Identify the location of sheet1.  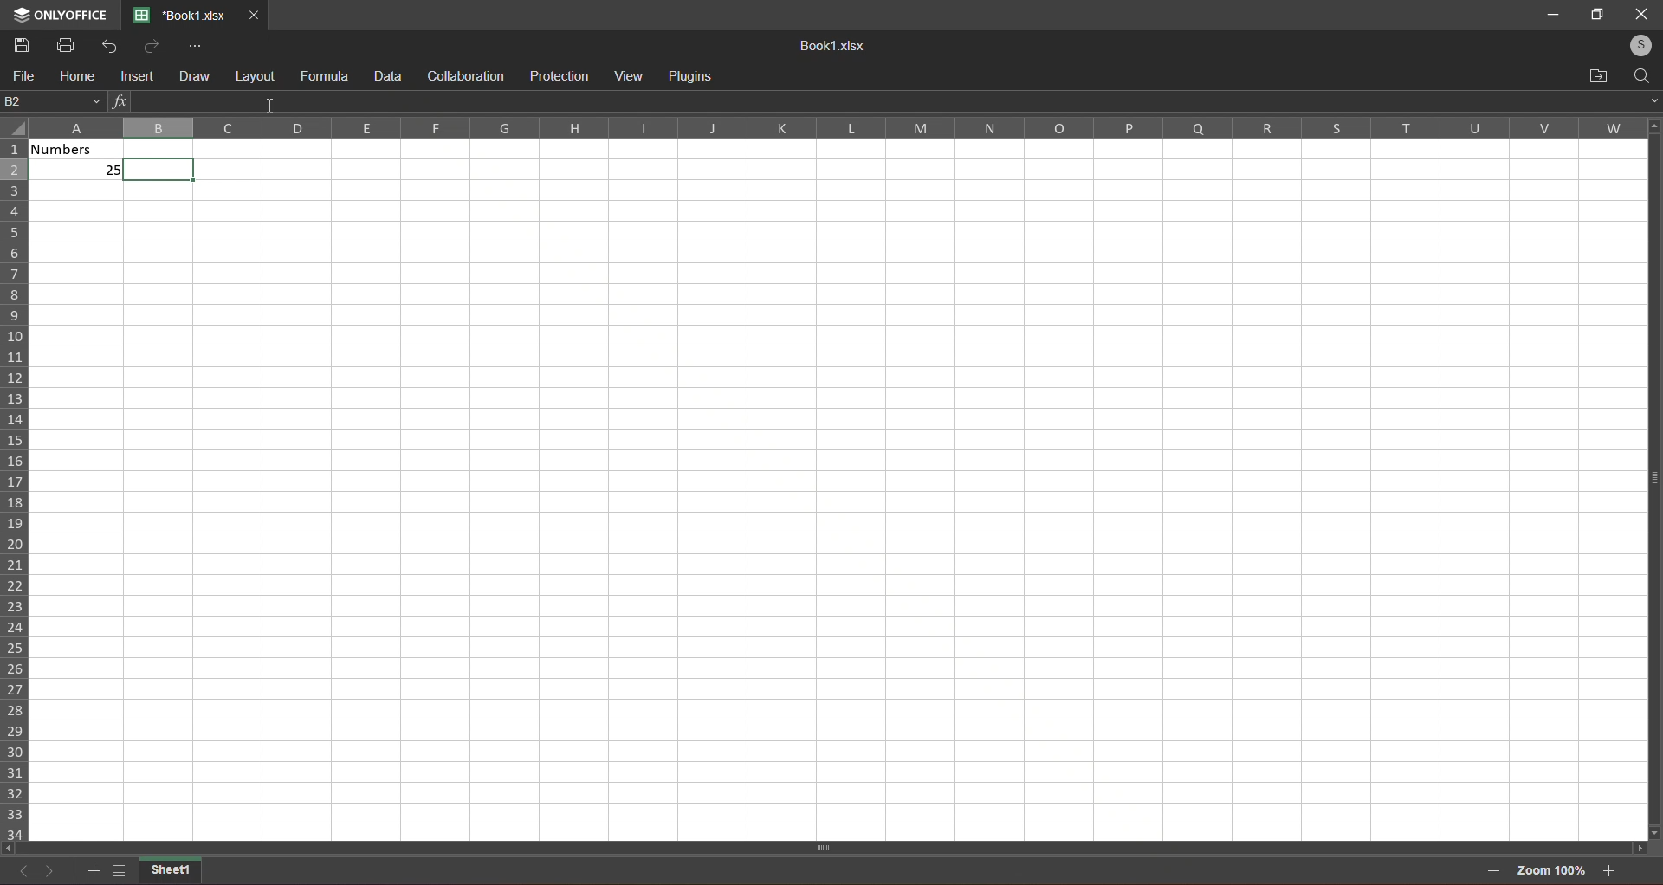
(172, 872).